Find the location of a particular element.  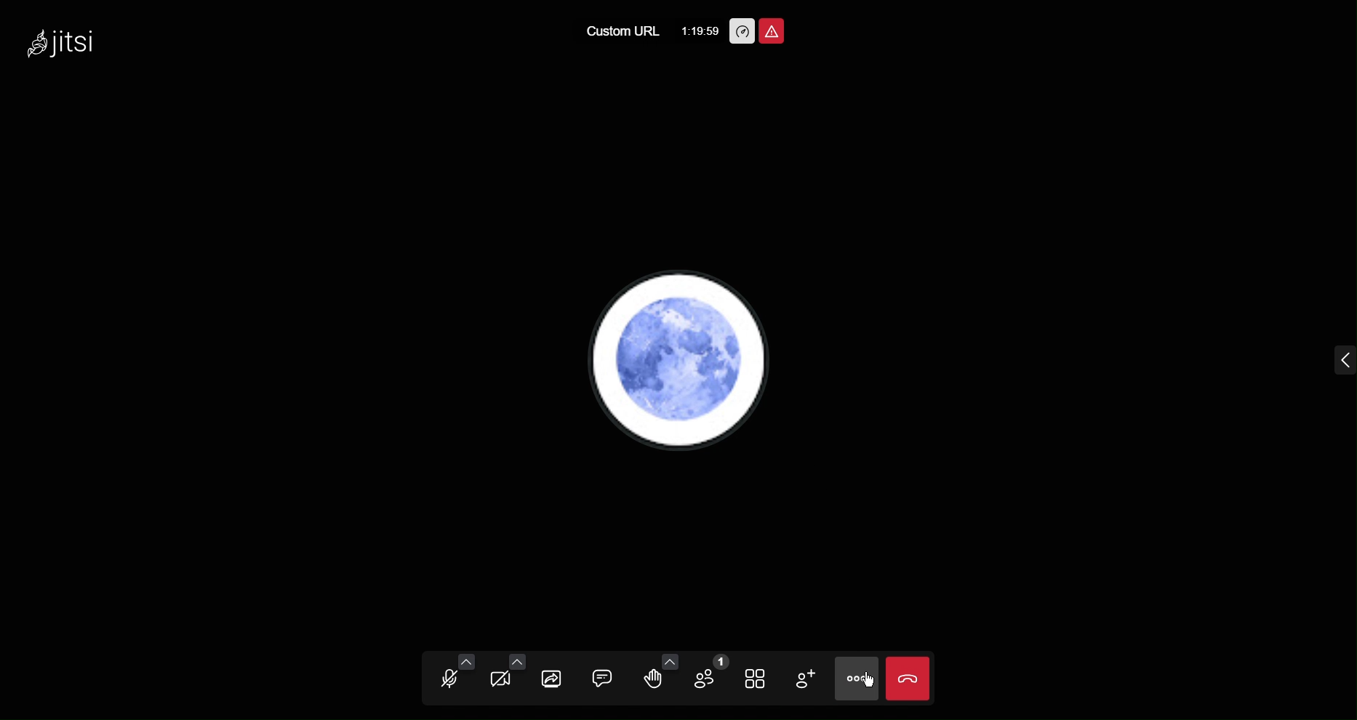

Account Profile picture is located at coordinates (677, 359).